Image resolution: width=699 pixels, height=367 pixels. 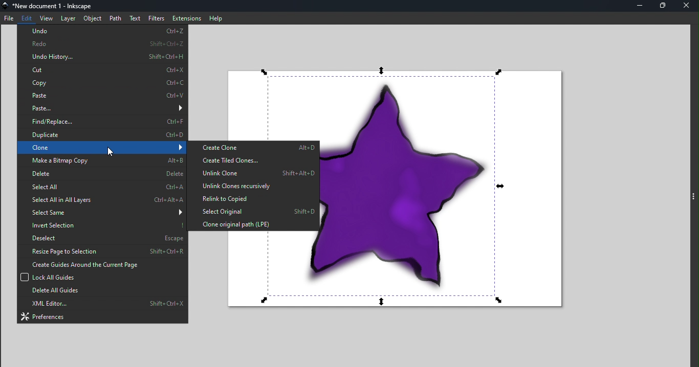 What do you see at coordinates (100, 277) in the screenshot?
I see `Lock all guides` at bounding box center [100, 277].